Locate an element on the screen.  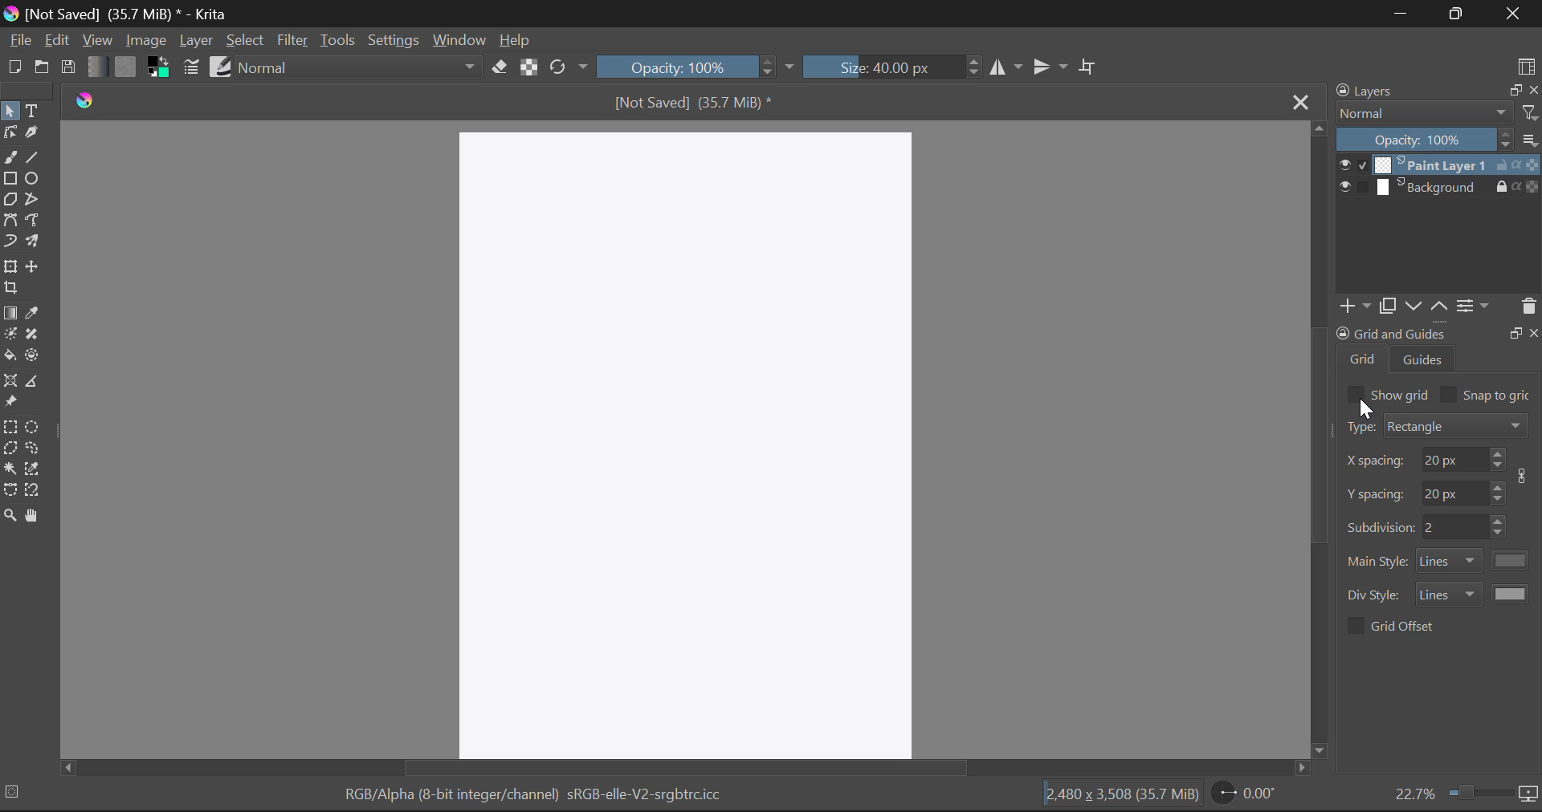
Crop is located at coordinates (10, 288).